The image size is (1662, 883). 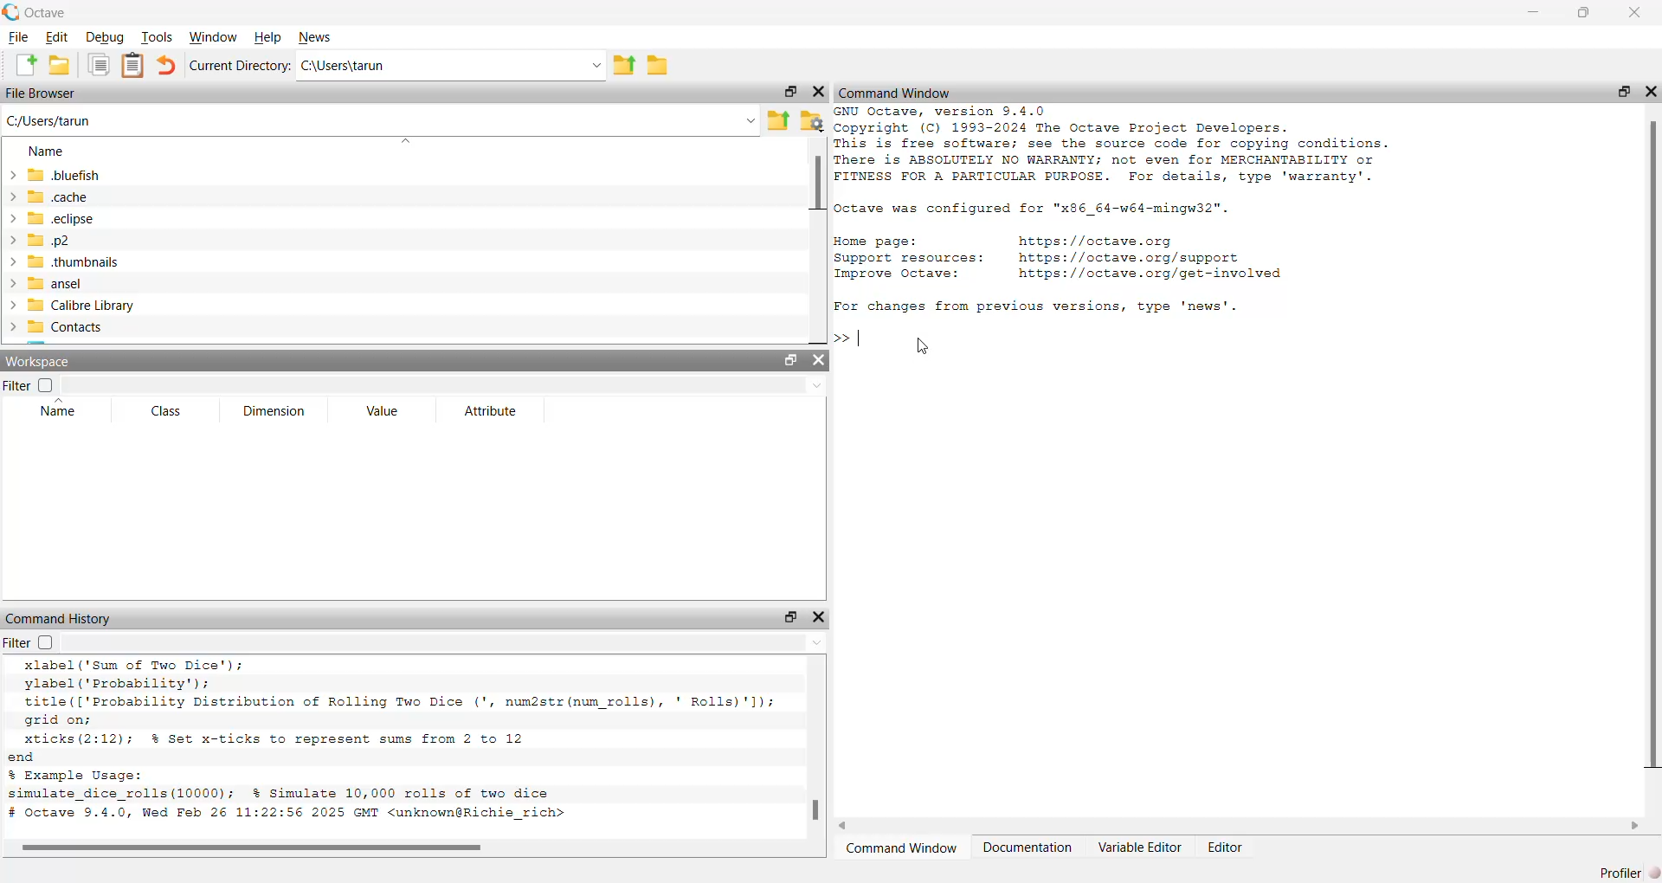 I want to click on File up, so click(x=622, y=66).